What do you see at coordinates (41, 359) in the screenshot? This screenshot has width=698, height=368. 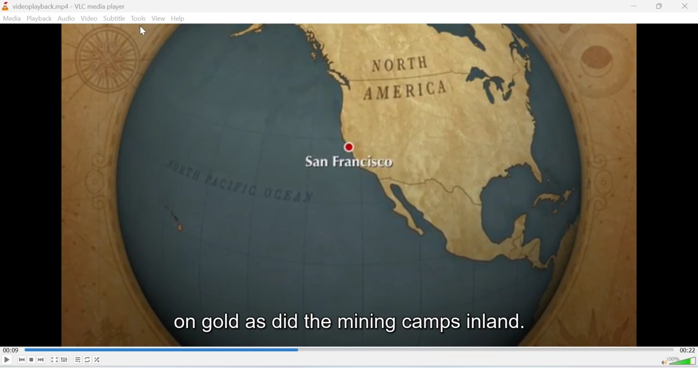 I see `Seek forward` at bounding box center [41, 359].